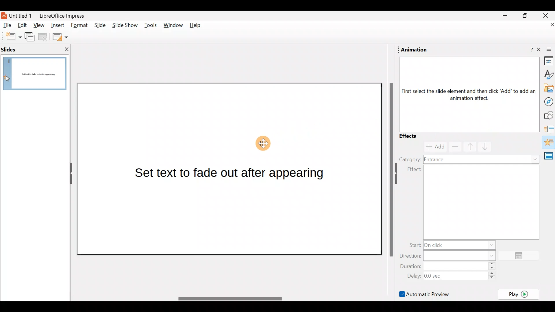  Describe the element at coordinates (79, 26) in the screenshot. I see `Format` at that location.